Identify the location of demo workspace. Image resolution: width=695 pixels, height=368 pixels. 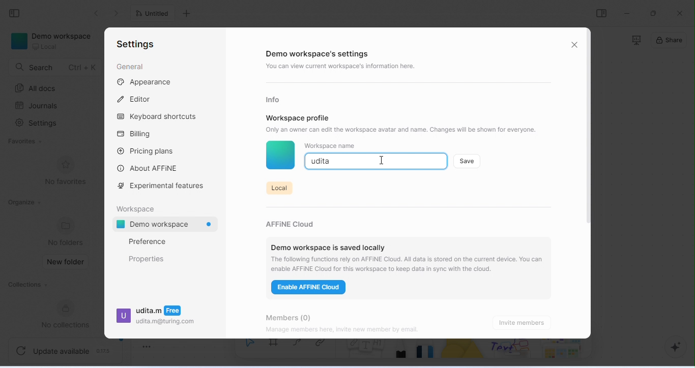
(53, 42).